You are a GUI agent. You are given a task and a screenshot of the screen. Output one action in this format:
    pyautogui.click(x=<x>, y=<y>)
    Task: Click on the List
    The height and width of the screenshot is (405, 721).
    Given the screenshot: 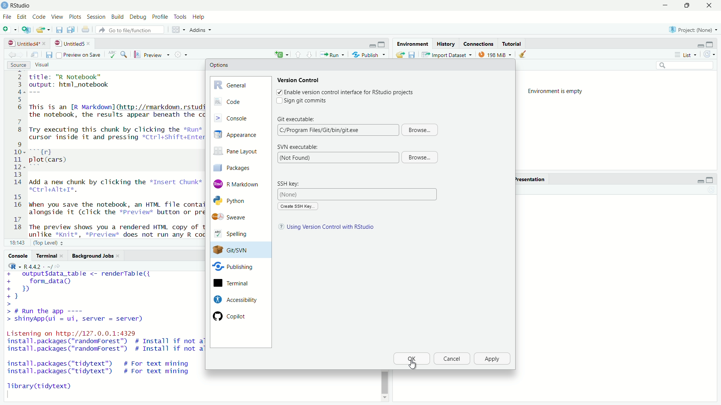 What is the action you would take?
    pyautogui.click(x=688, y=55)
    